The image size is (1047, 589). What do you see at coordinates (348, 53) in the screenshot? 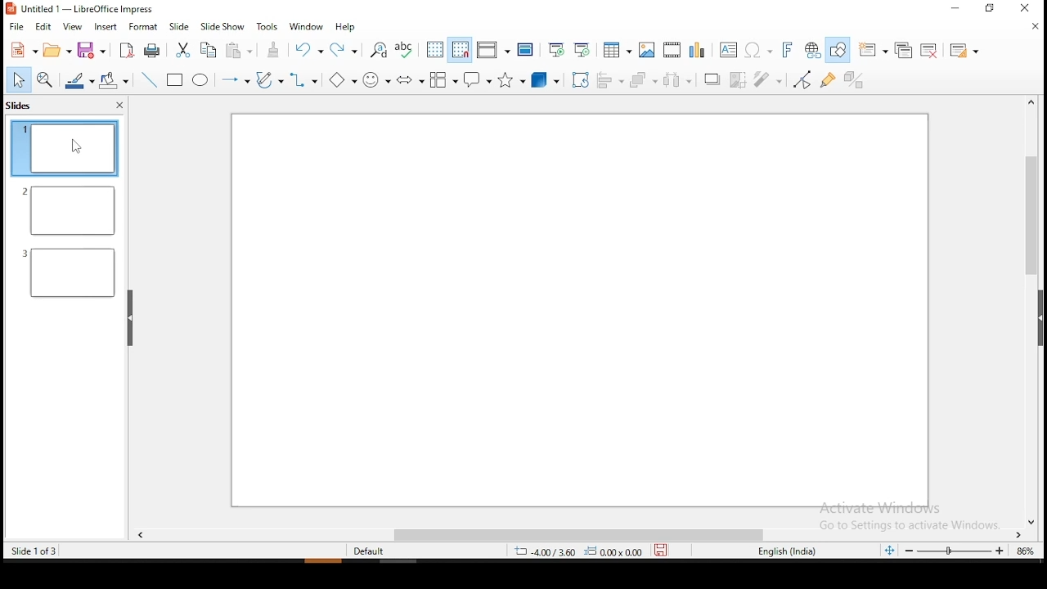
I see `redo` at bounding box center [348, 53].